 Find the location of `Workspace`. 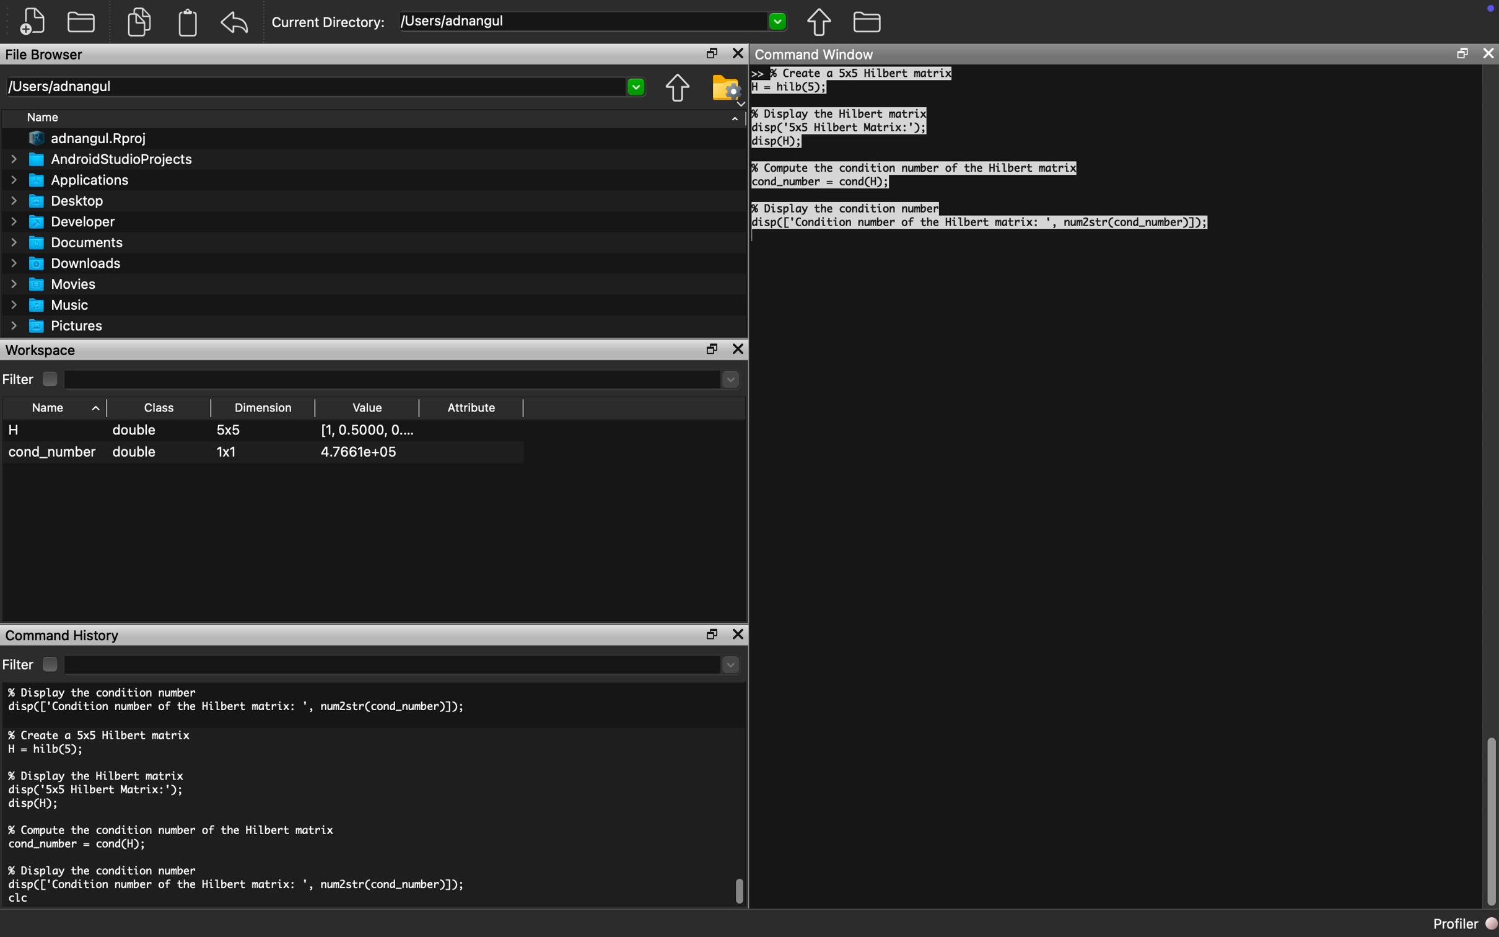

Workspace is located at coordinates (45, 350).